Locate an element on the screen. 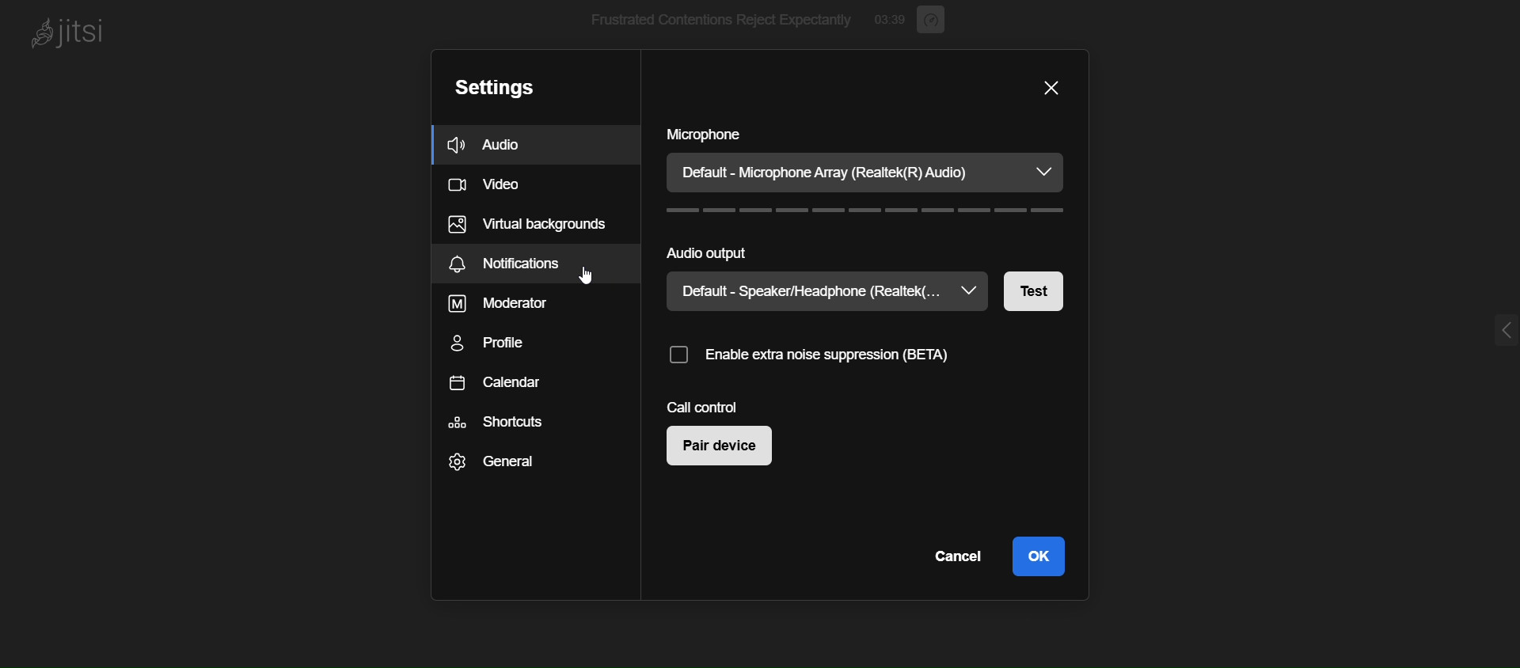 Image resolution: width=1520 pixels, height=668 pixels. pair device is located at coordinates (727, 451).